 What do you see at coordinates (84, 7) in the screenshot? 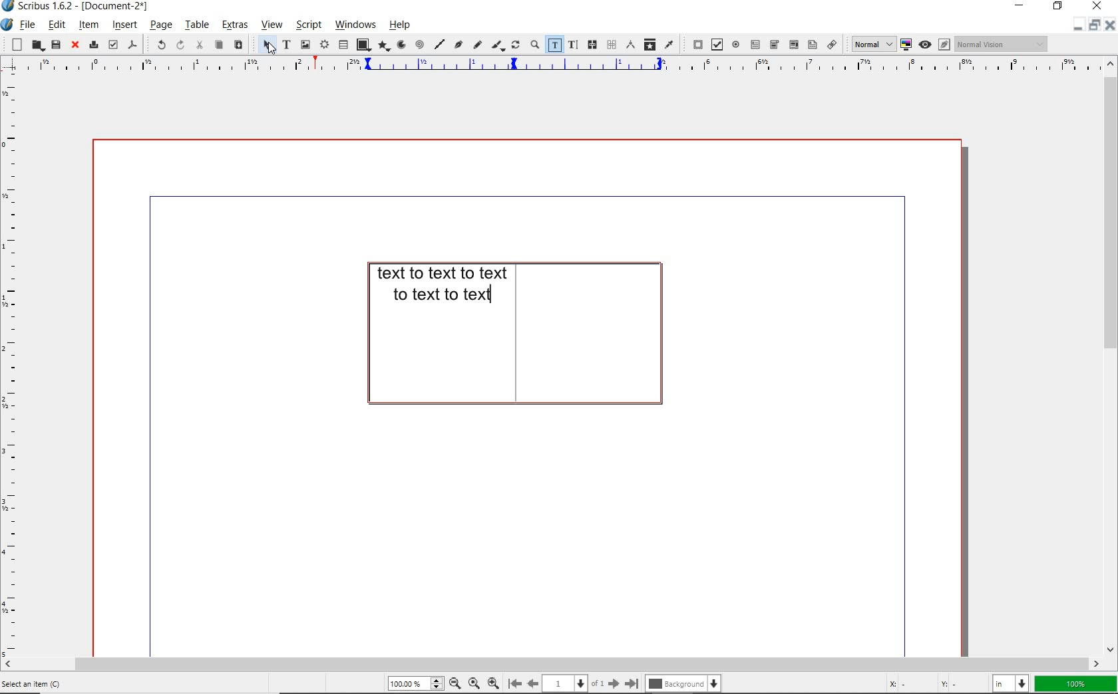
I see ` Scribus 1.6.2 - (Document-2*)` at bounding box center [84, 7].